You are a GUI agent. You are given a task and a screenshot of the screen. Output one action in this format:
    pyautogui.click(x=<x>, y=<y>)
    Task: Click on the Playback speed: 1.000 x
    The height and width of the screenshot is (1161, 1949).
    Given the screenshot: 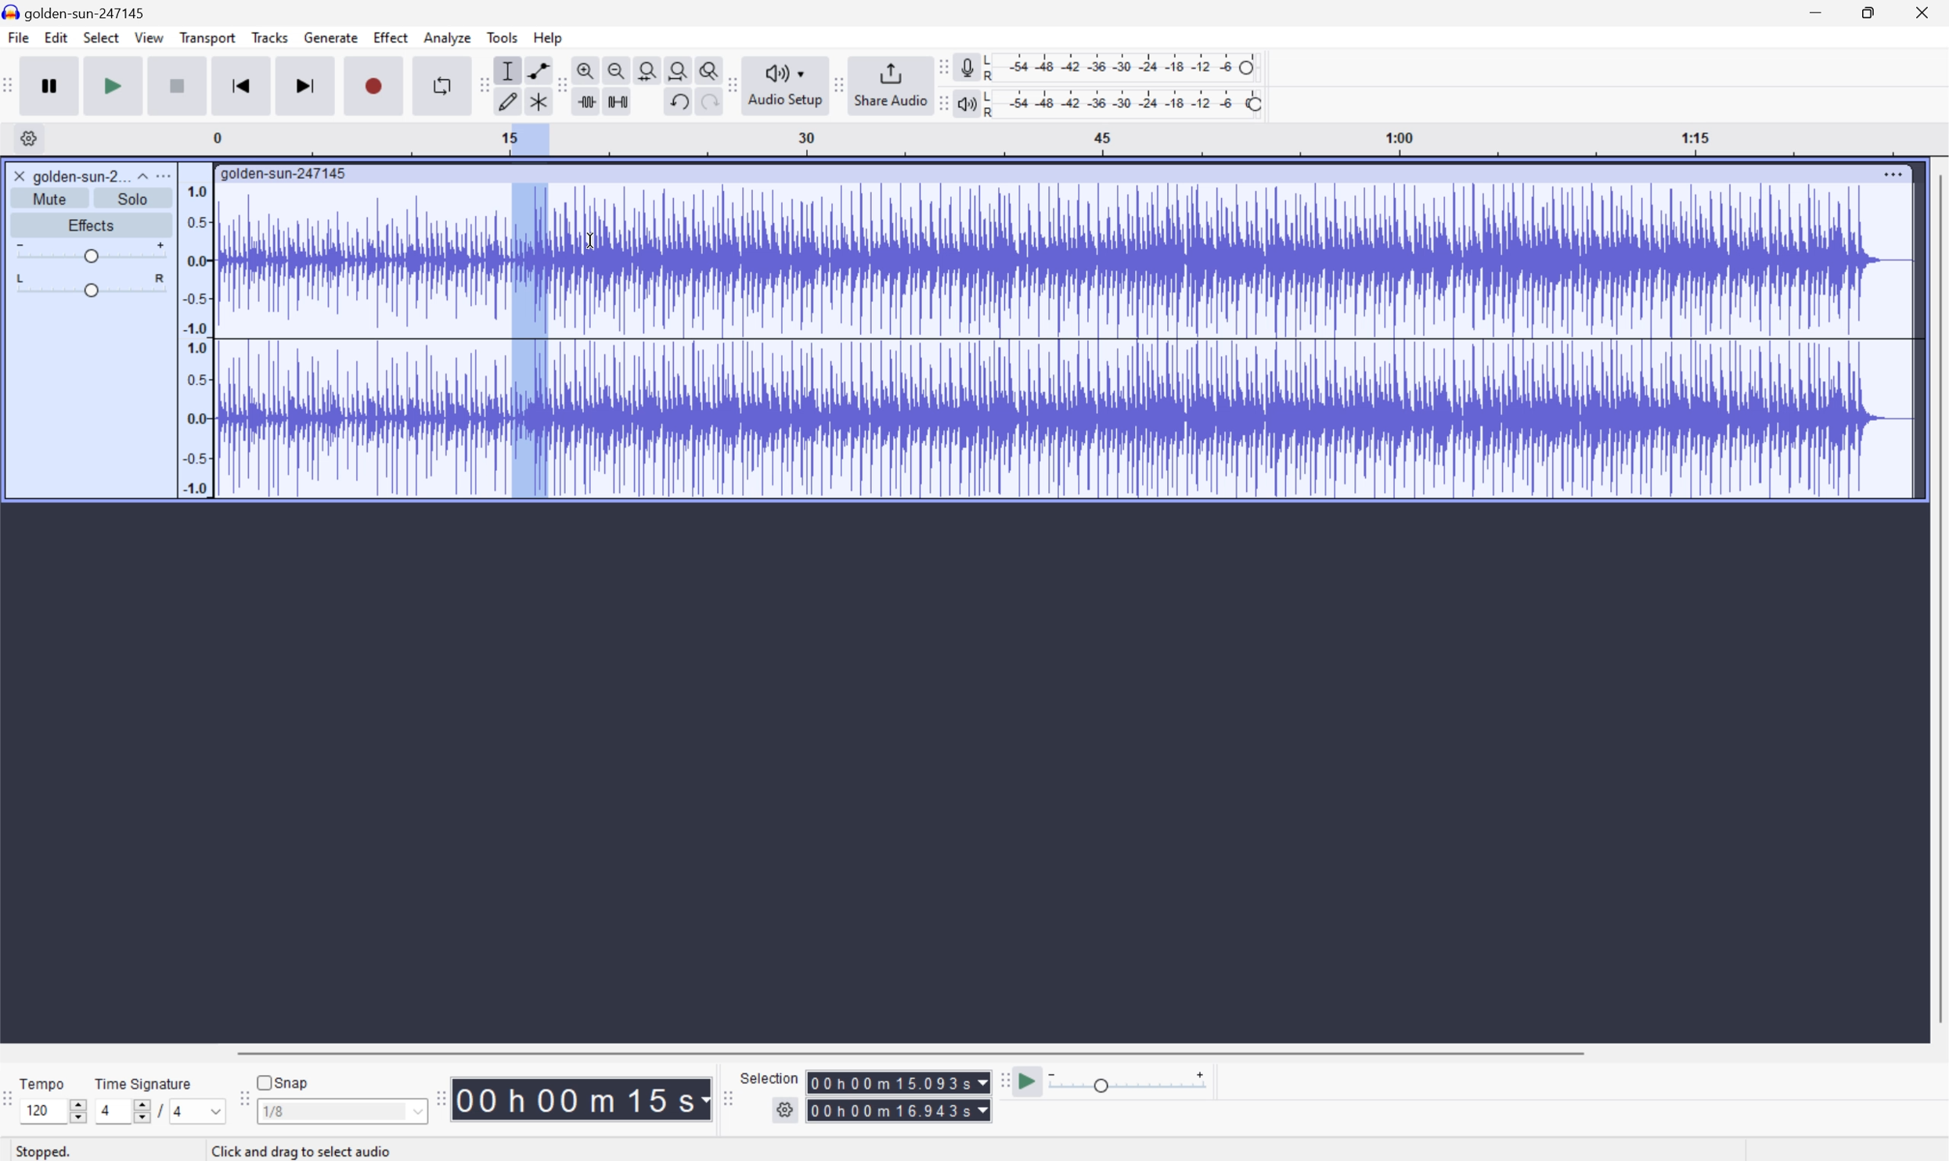 What is the action you would take?
    pyautogui.click(x=1130, y=1082)
    